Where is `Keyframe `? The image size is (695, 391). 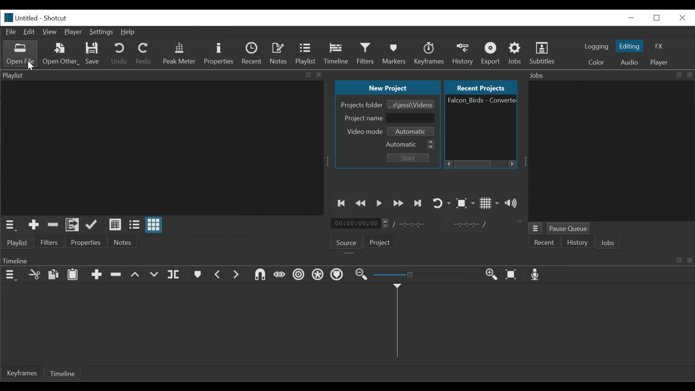 Keyframe  is located at coordinates (22, 373).